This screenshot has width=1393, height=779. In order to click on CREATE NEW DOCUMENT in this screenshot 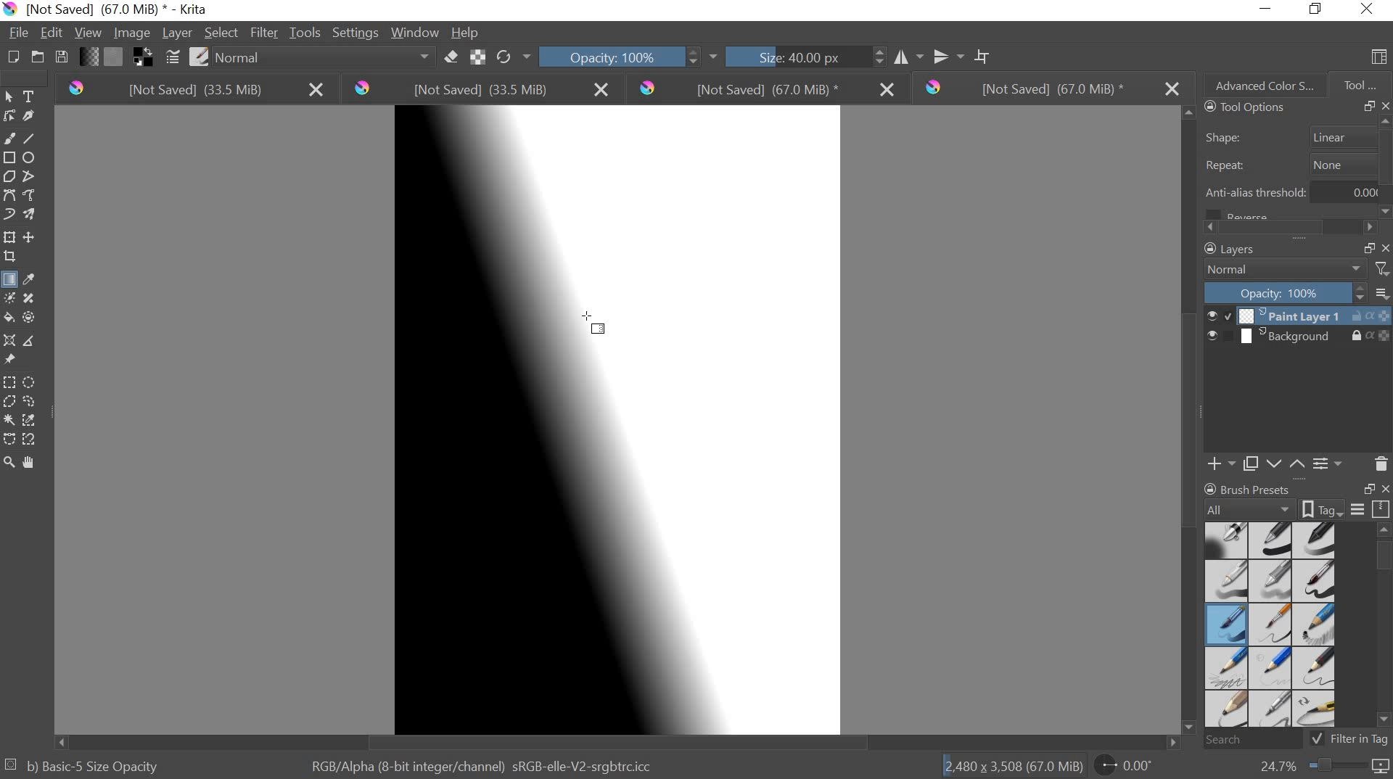, I will do `click(9, 57)`.